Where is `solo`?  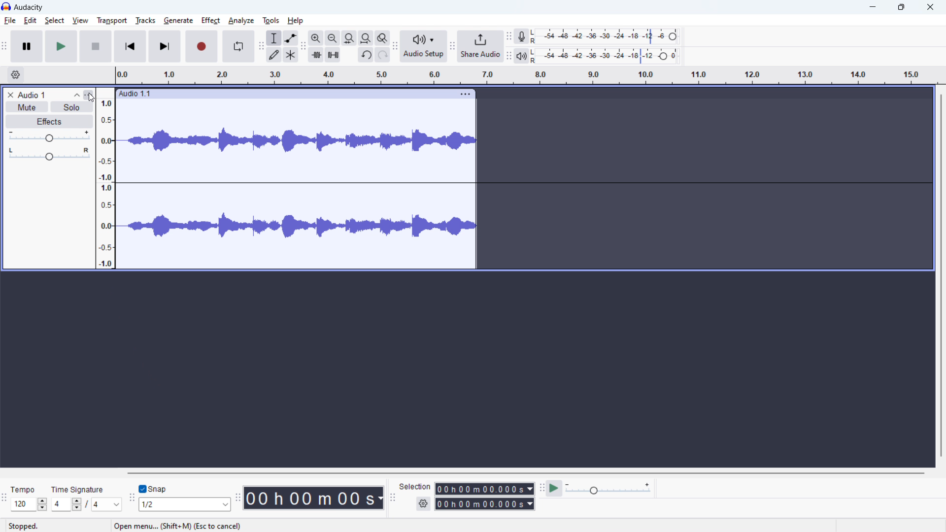
solo is located at coordinates (71, 106).